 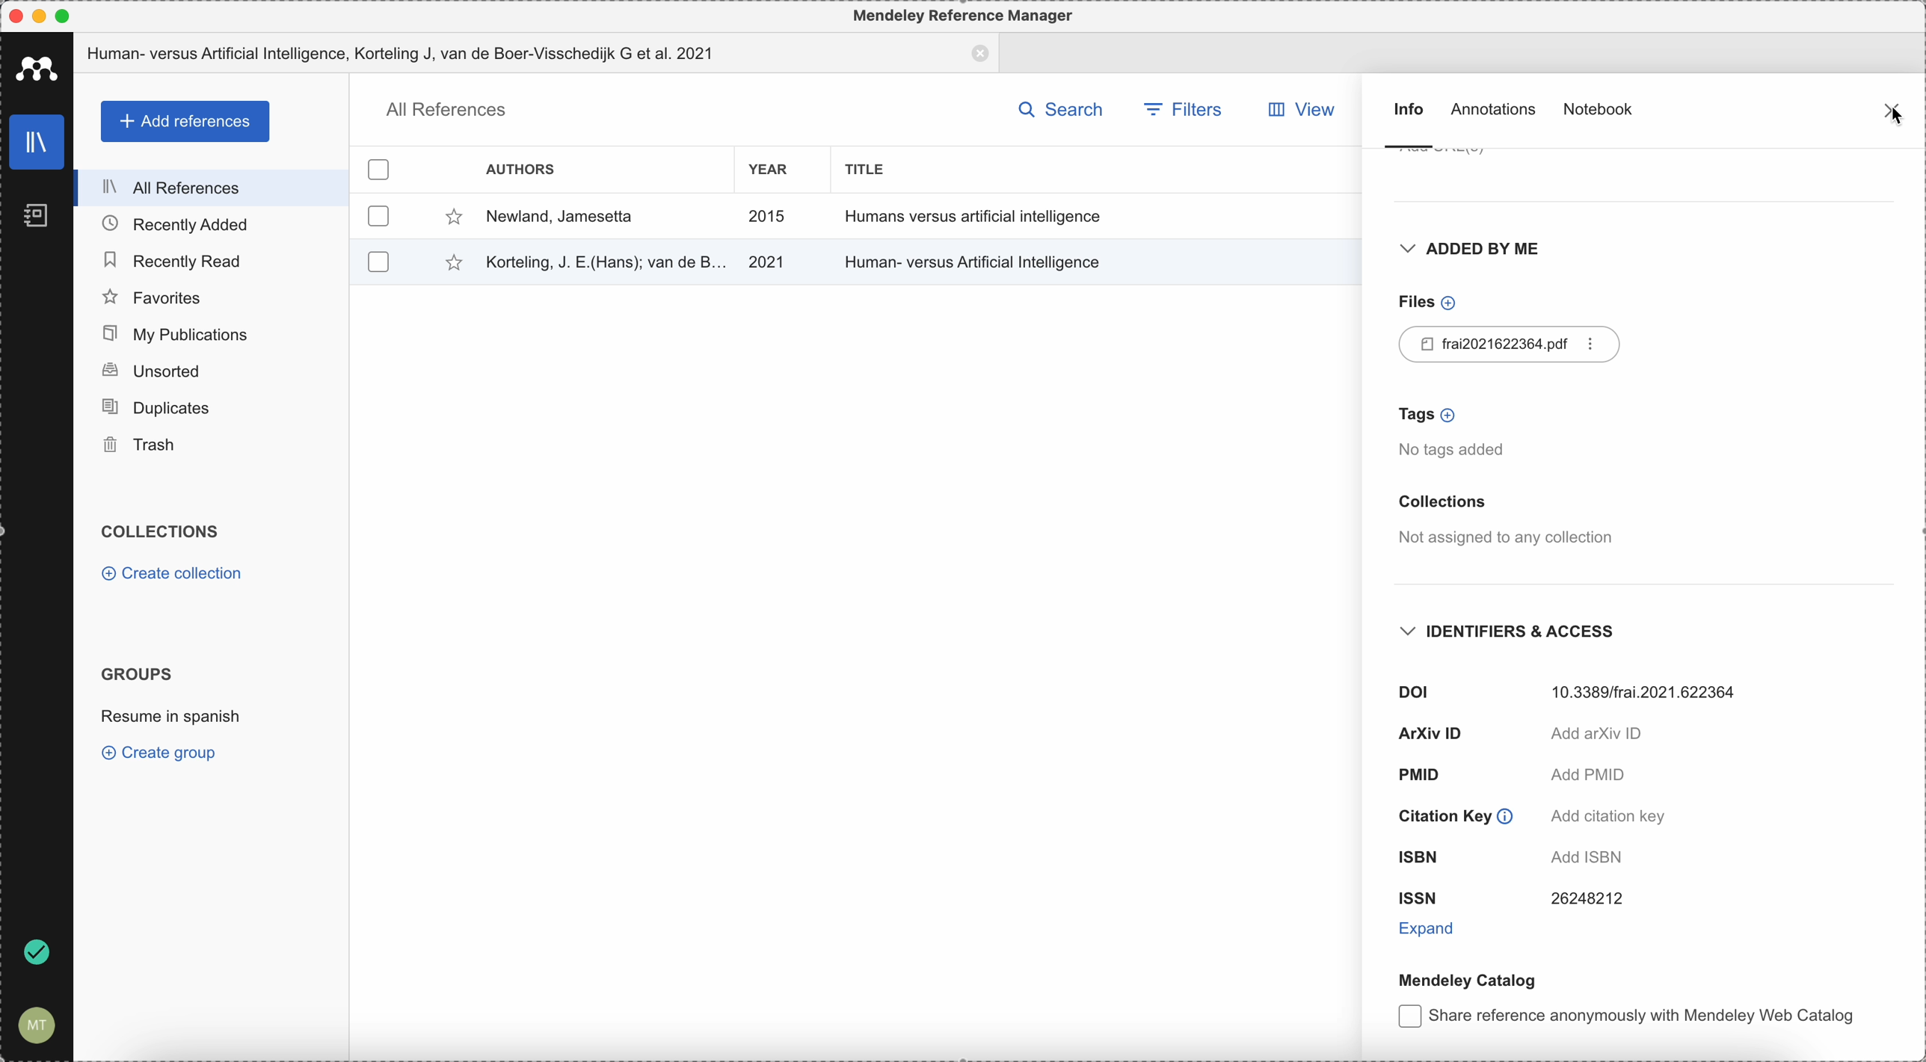 What do you see at coordinates (1510, 899) in the screenshot?
I see `ISSN 26248212` at bounding box center [1510, 899].